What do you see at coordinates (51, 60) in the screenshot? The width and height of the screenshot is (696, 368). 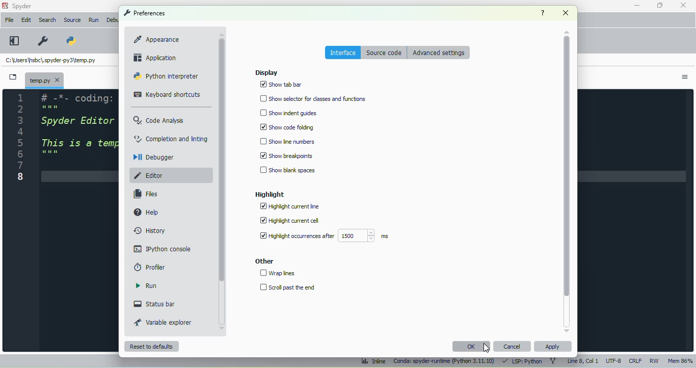 I see `temporary file` at bounding box center [51, 60].